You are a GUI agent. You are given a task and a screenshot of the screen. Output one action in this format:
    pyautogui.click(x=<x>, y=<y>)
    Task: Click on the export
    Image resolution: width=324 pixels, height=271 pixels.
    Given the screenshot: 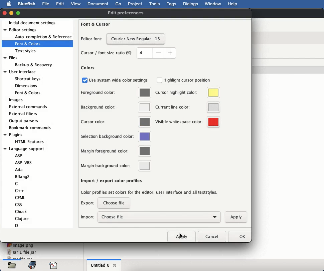 What is the action you would take?
    pyautogui.click(x=88, y=204)
    